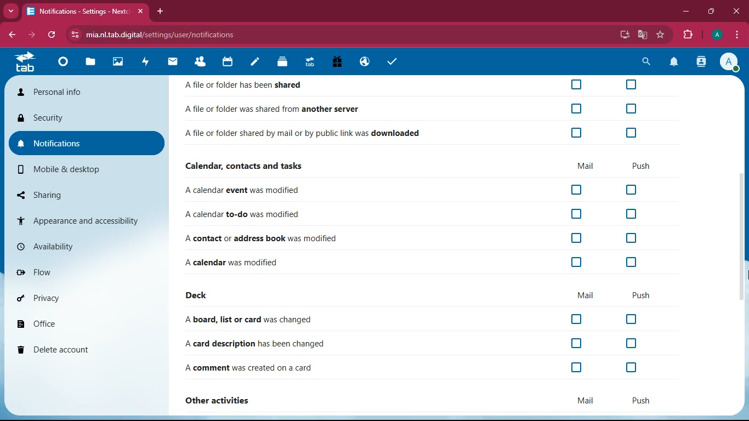  Describe the element at coordinates (394, 61) in the screenshot. I see `tasks` at that location.